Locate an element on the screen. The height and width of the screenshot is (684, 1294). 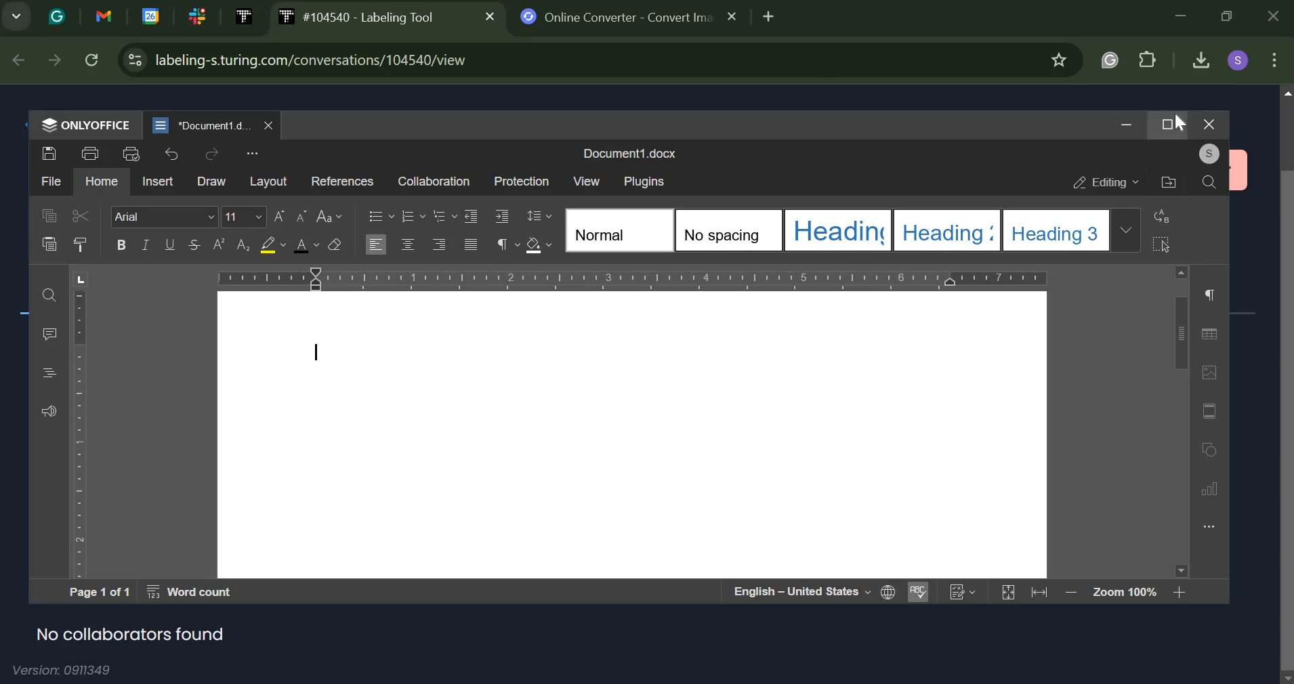
justified is located at coordinates (471, 244).